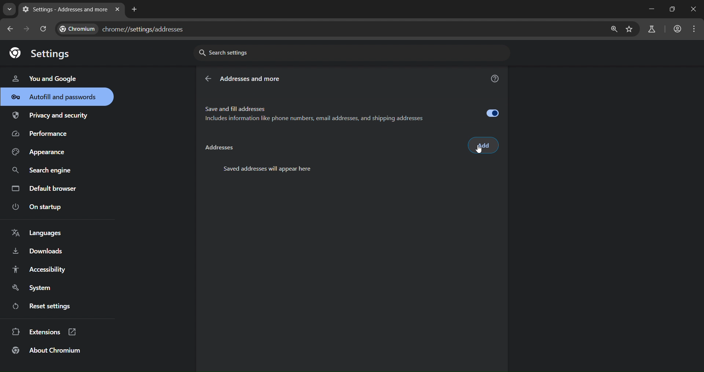 The height and width of the screenshot is (372, 704). Describe the element at coordinates (43, 29) in the screenshot. I see `reload` at that location.